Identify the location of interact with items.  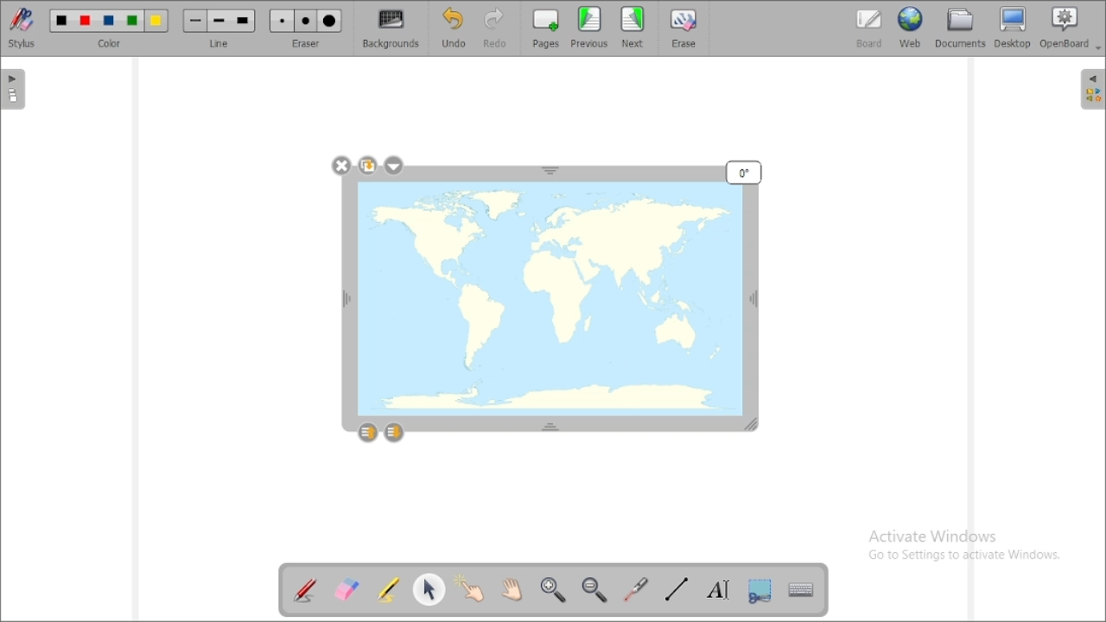
(469, 587).